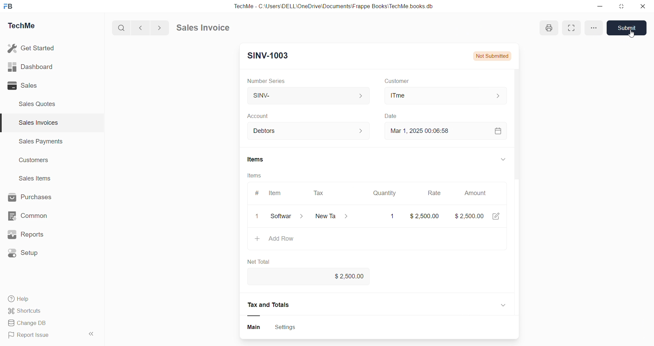 The width and height of the screenshot is (654, 346). Describe the element at coordinates (206, 29) in the screenshot. I see `Sales Invoice` at that location.